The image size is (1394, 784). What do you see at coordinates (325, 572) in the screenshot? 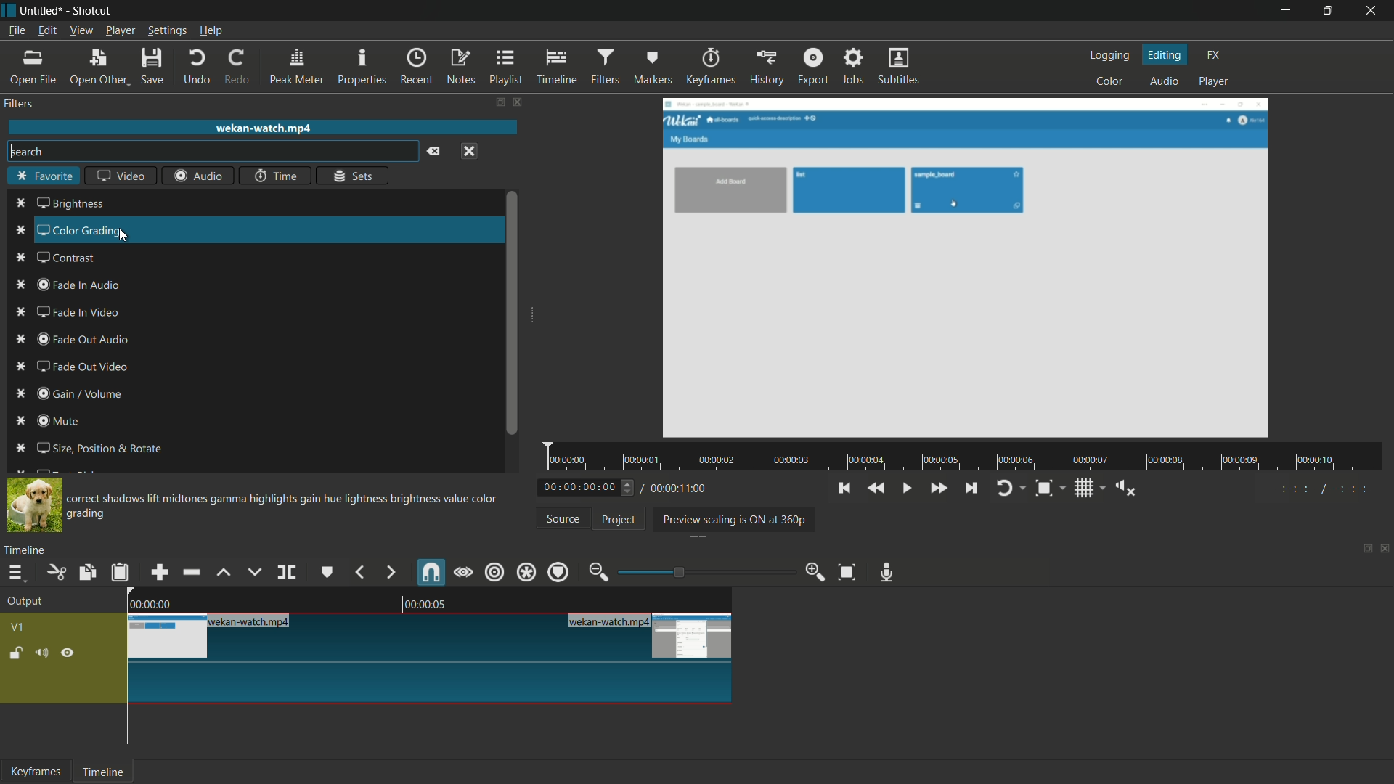
I see `create or edit marker` at bounding box center [325, 572].